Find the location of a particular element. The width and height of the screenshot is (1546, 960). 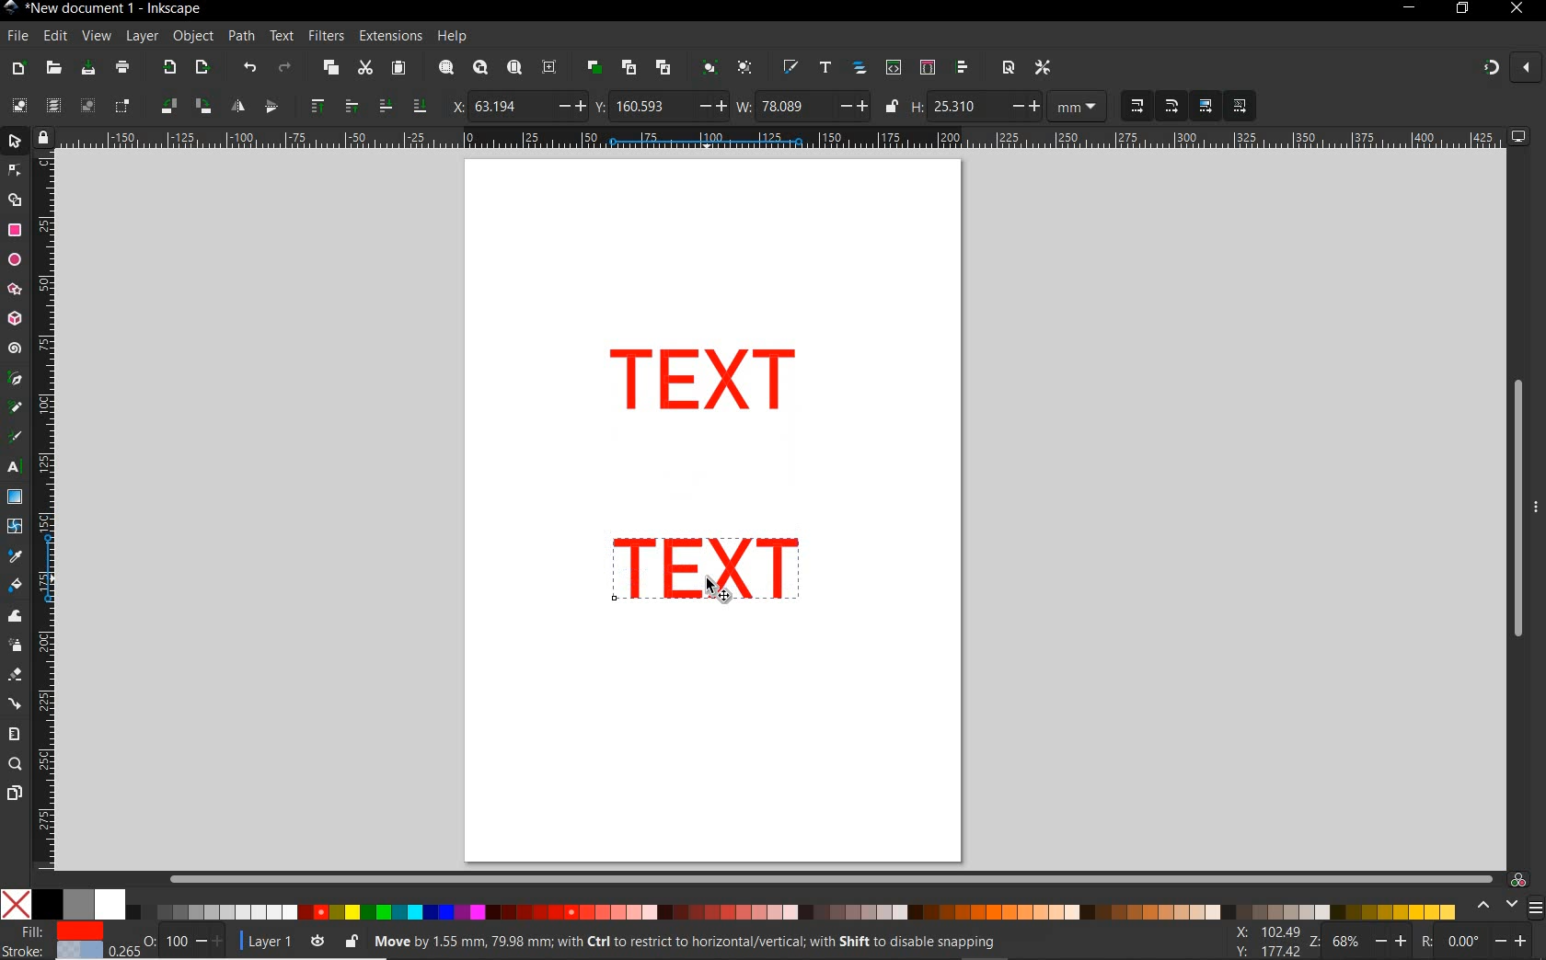

deselect is located at coordinates (86, 107).